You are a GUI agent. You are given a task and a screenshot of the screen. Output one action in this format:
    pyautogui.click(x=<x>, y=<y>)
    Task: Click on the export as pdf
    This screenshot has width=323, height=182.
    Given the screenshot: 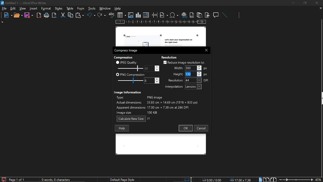 What is the action you would take?
    pyautogui.click(x=39, y=15)
    